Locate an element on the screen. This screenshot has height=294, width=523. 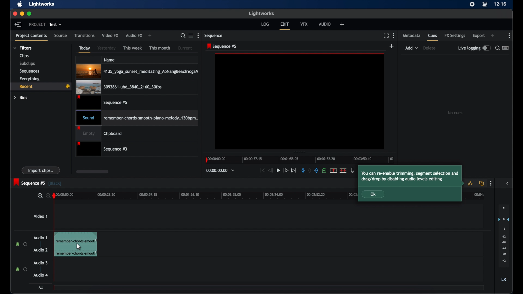
today is located at coordinates (84, 49).